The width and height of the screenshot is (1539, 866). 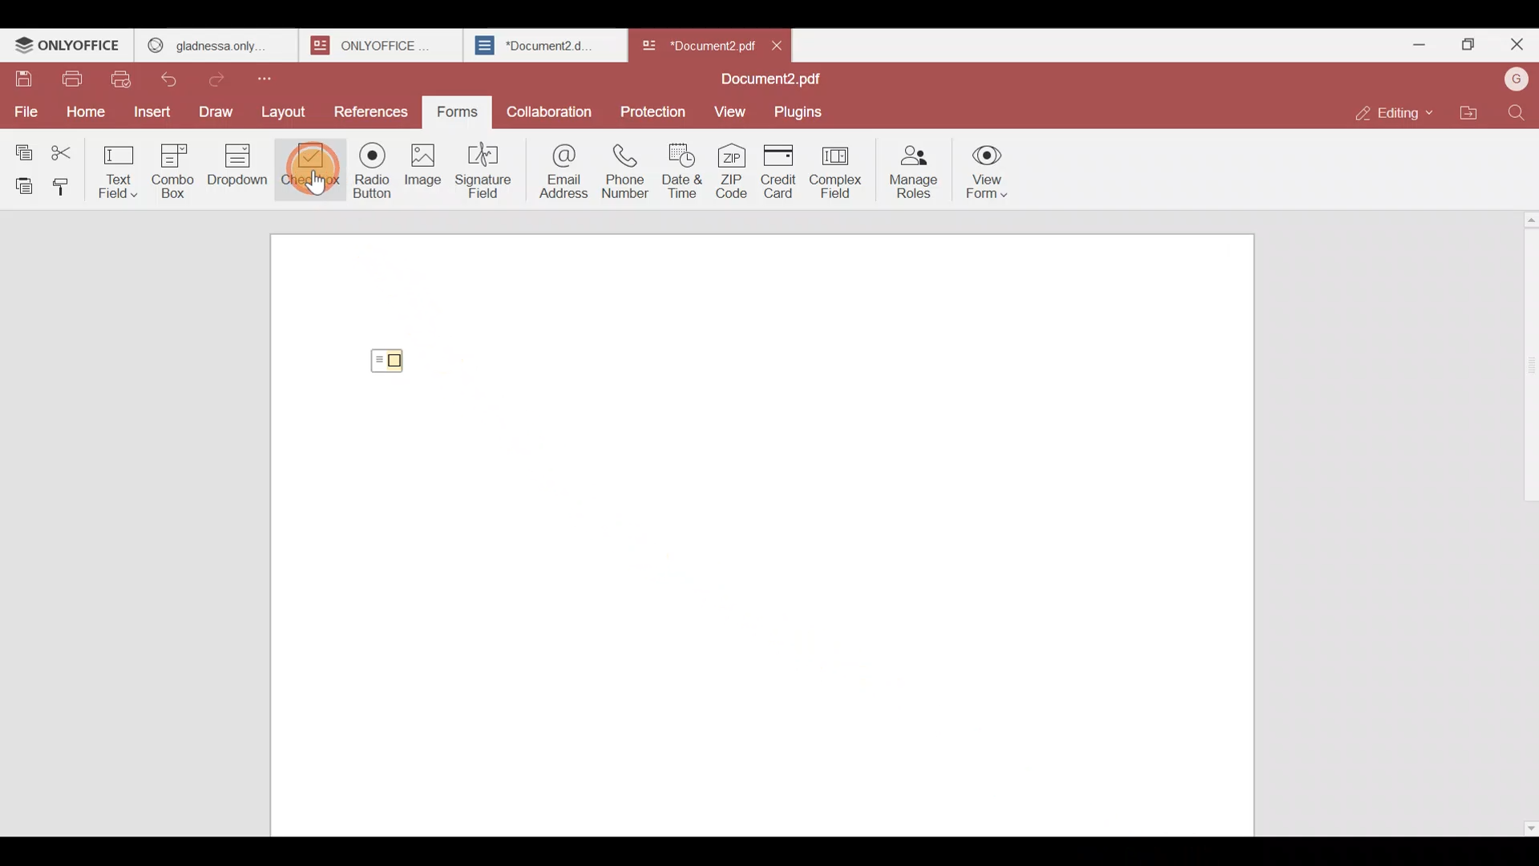 I want to click on gladness only, so click(x=215, y=42).